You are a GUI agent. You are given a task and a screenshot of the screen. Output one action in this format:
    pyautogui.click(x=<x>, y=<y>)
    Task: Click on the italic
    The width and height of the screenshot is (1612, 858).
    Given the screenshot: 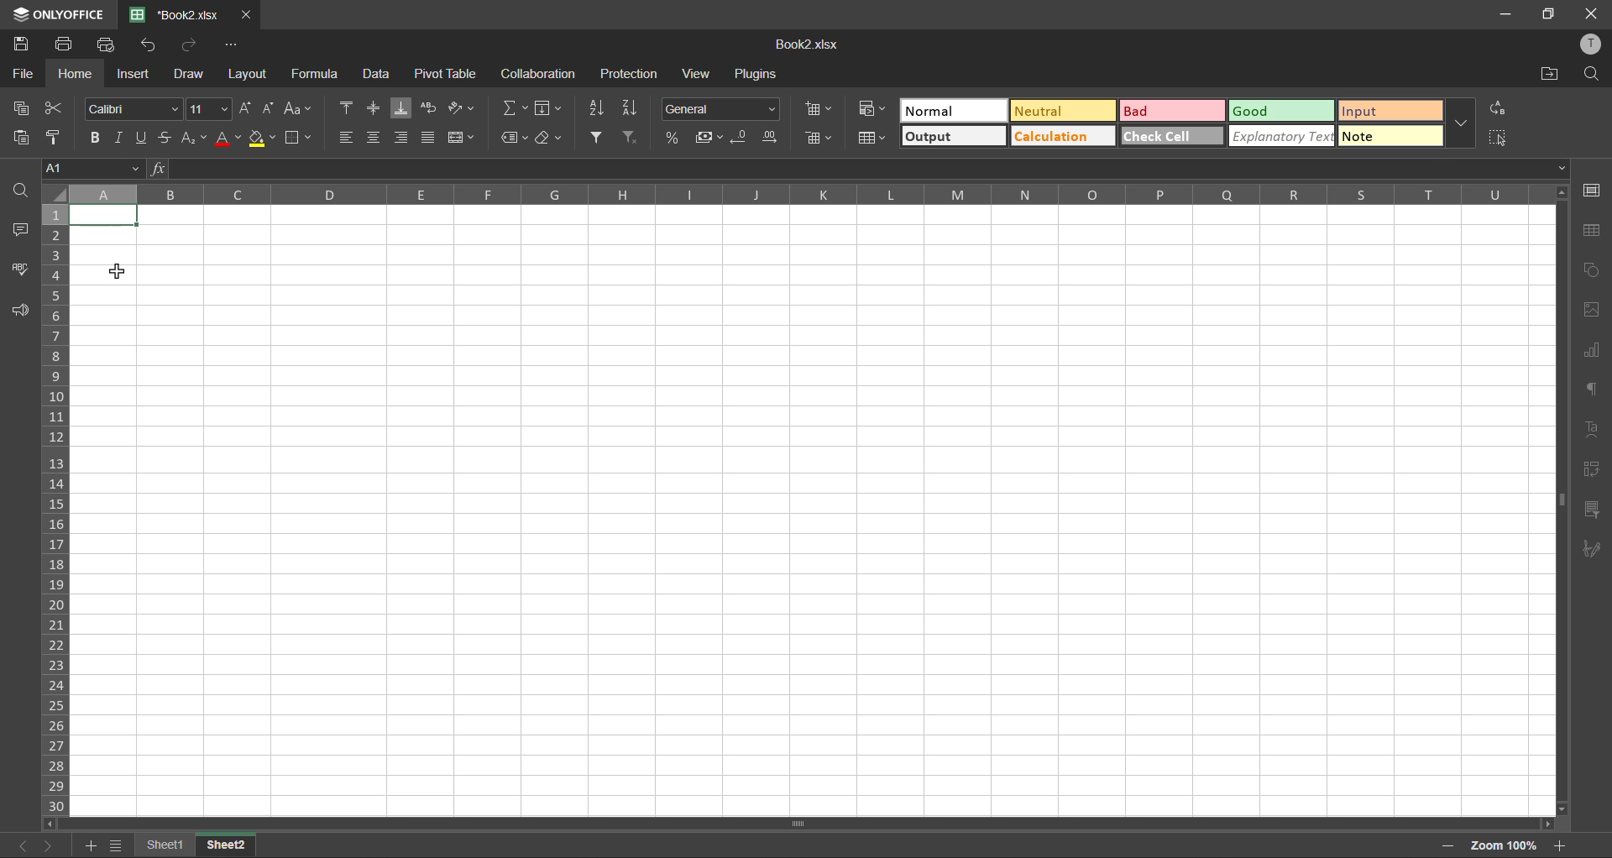 What is the action you would take?
    pyautogui.click(x=119, y=138)
    